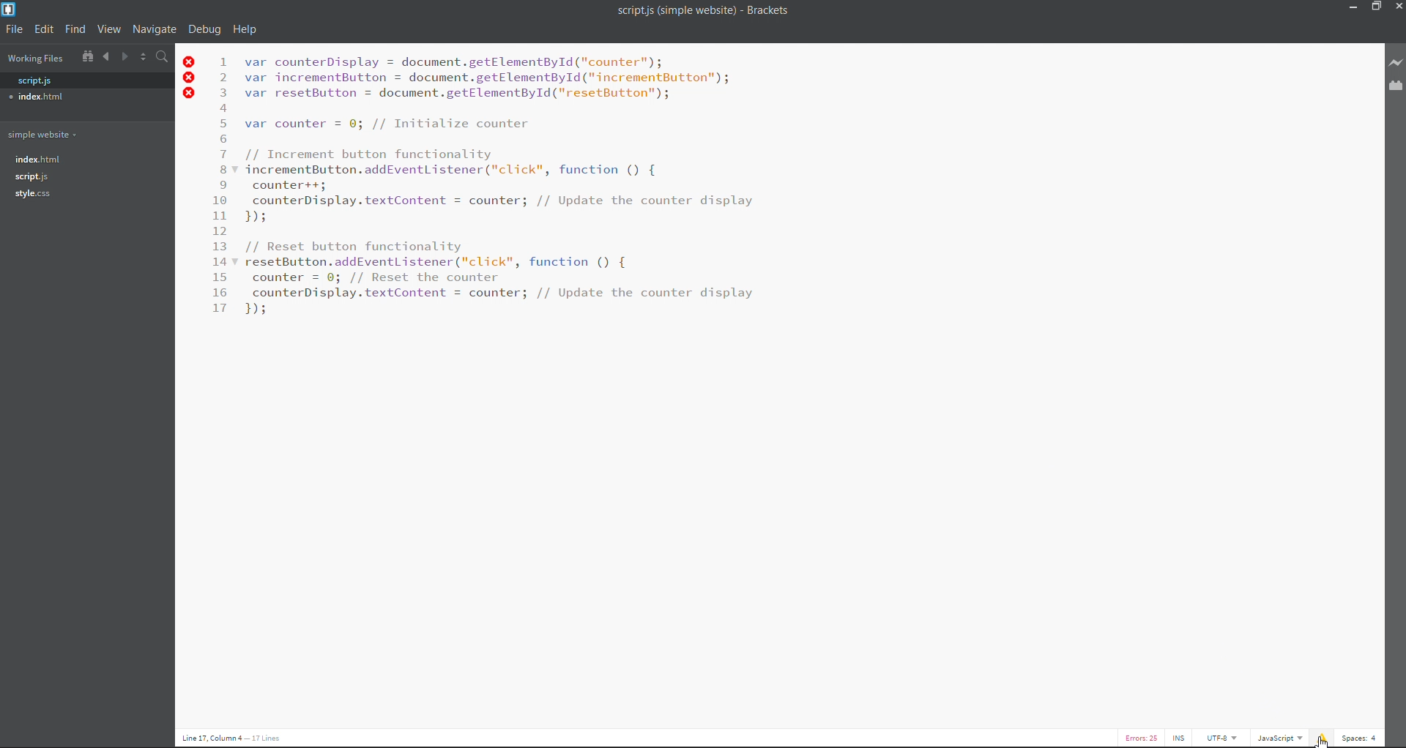 The height and width of the screenshot is (748, 1406). Describe the element at coordinates (126, 59) in the screenshot. I see `navigate forward` at that location.